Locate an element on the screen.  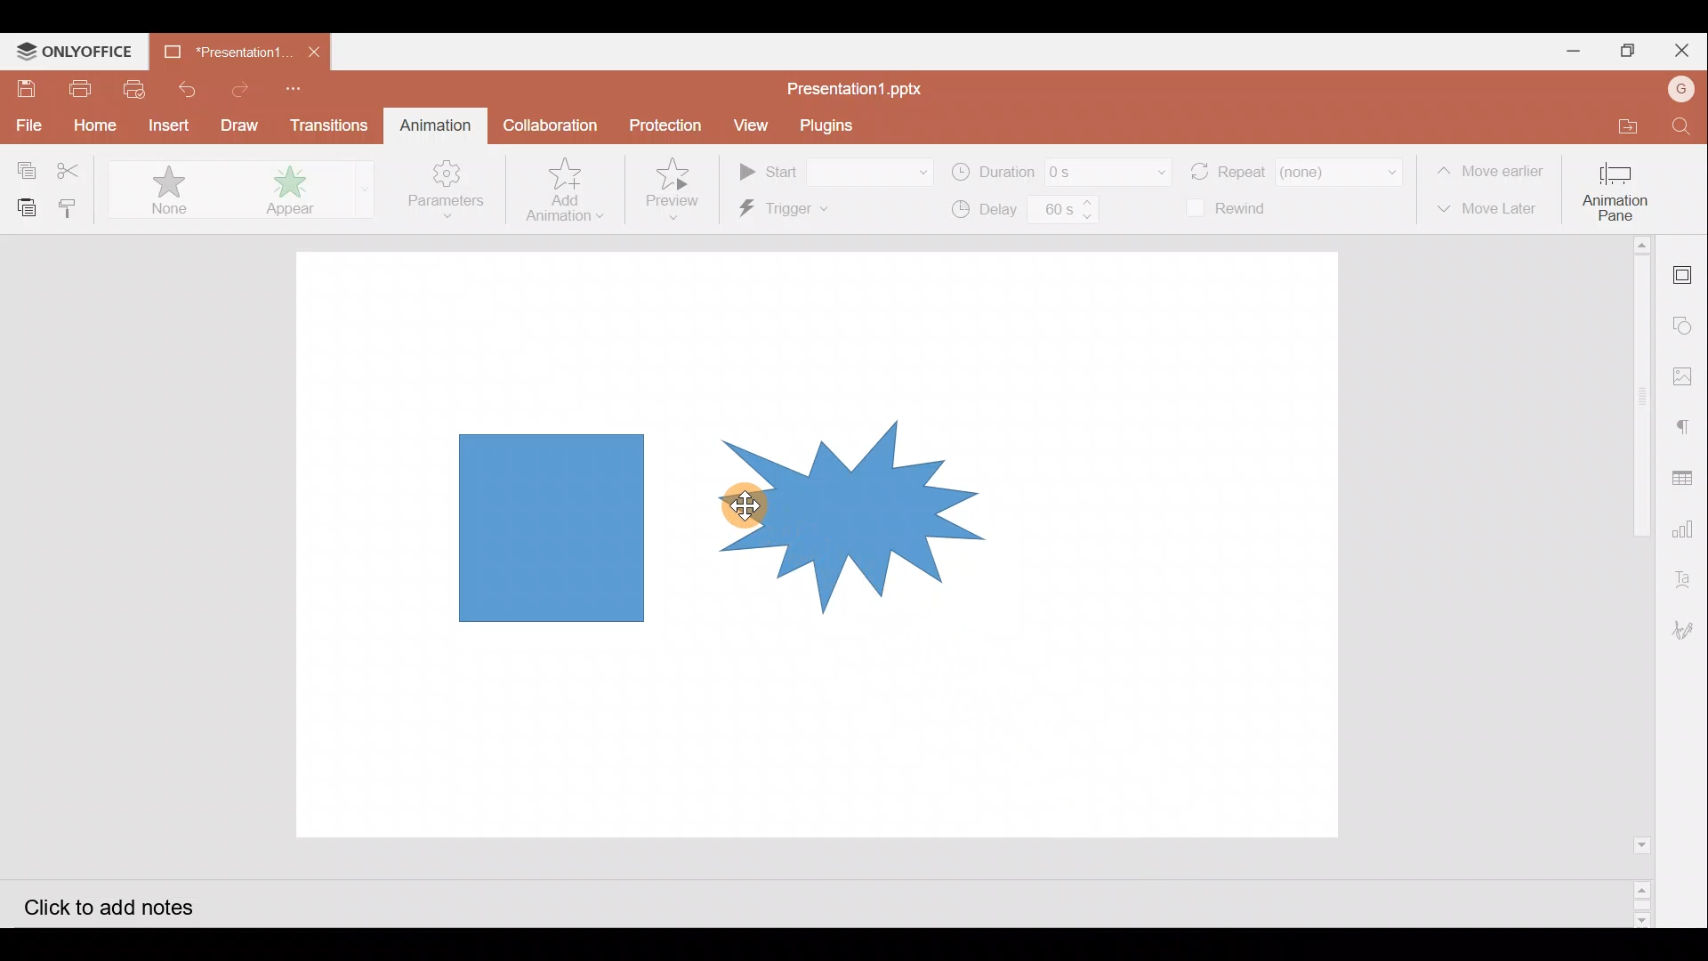
File is located at coordinates (26, 124).